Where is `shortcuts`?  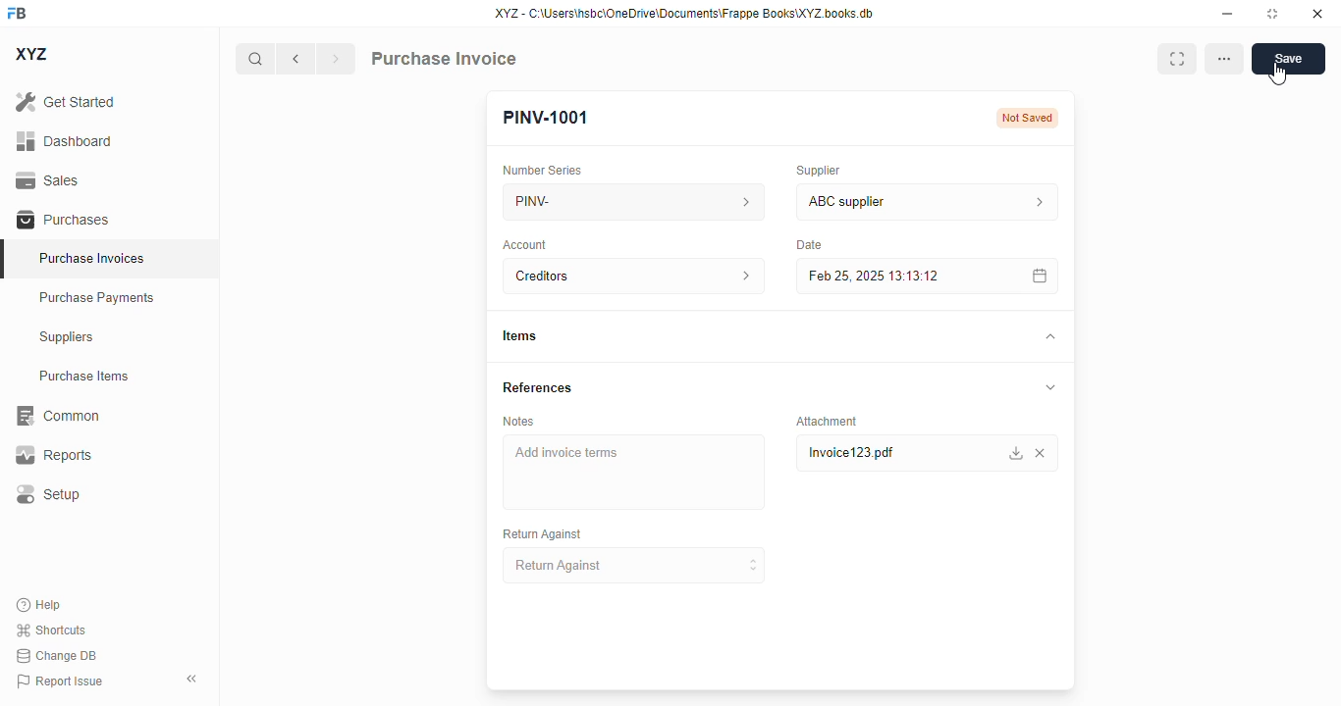 shortcuts is located at coordinates (52, 630).